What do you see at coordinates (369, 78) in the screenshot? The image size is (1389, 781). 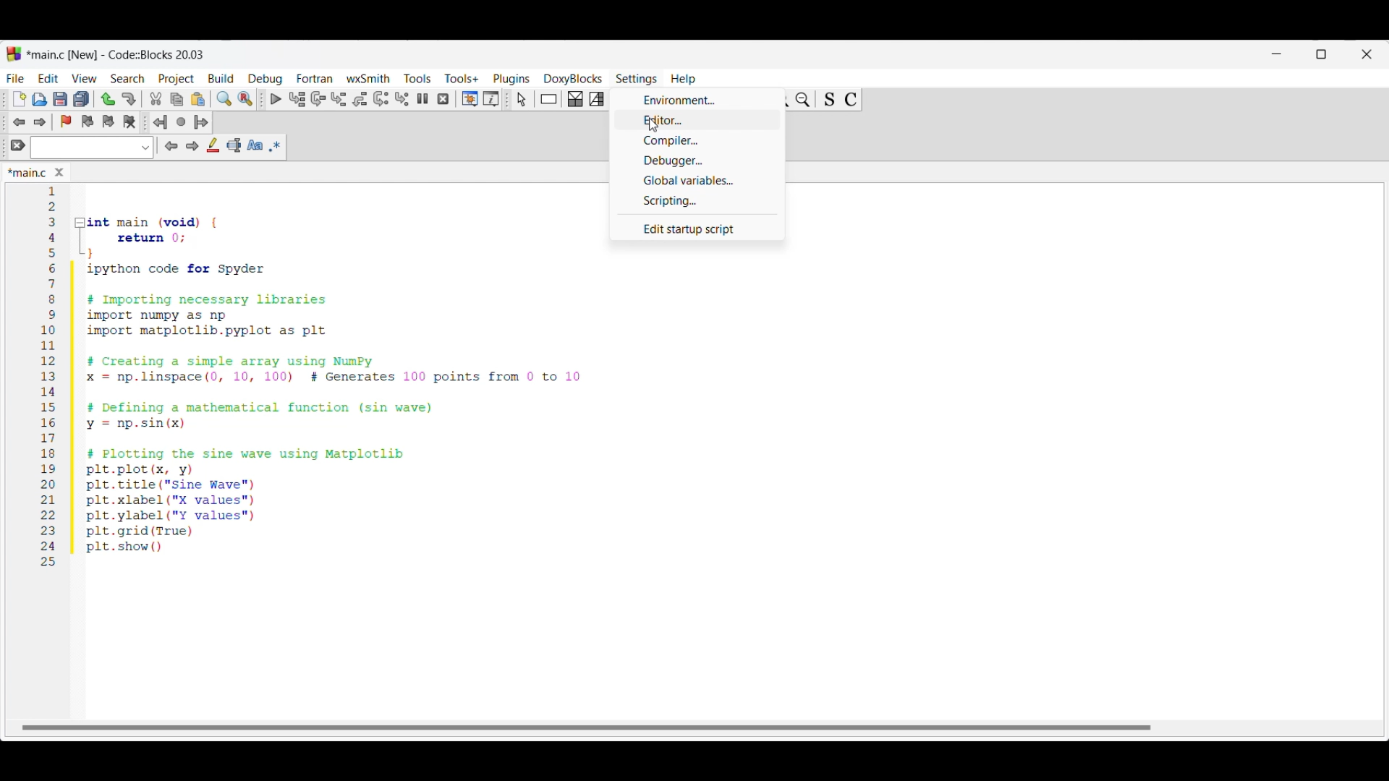 I see `wxSmith menu` at bounding box center [369, 78].